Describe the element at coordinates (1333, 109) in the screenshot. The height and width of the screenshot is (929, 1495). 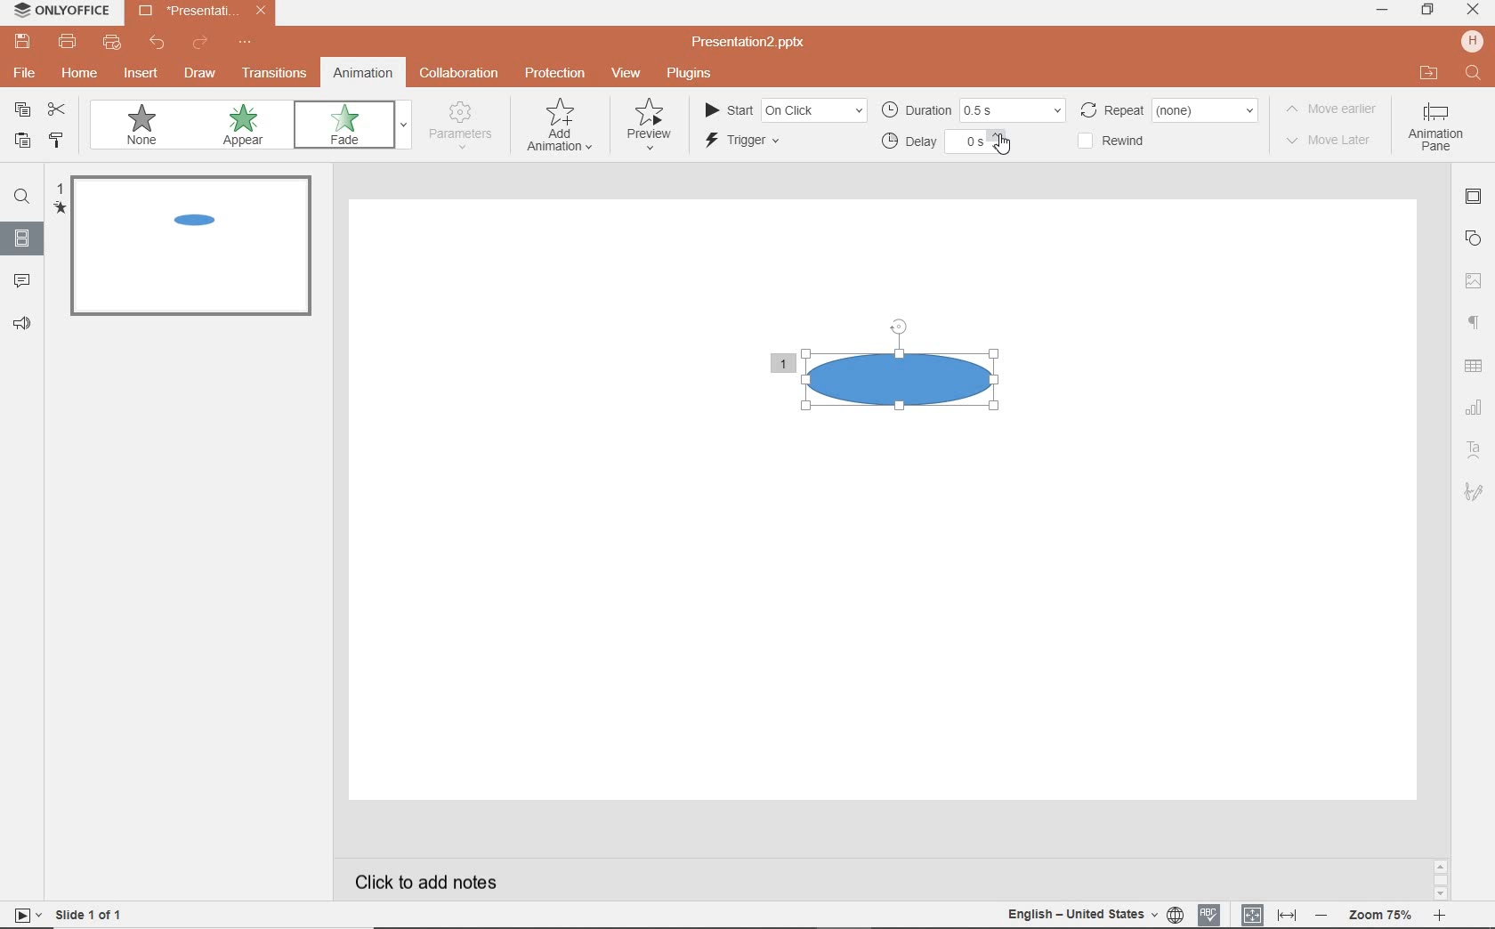
I see `move earlier` at that location.